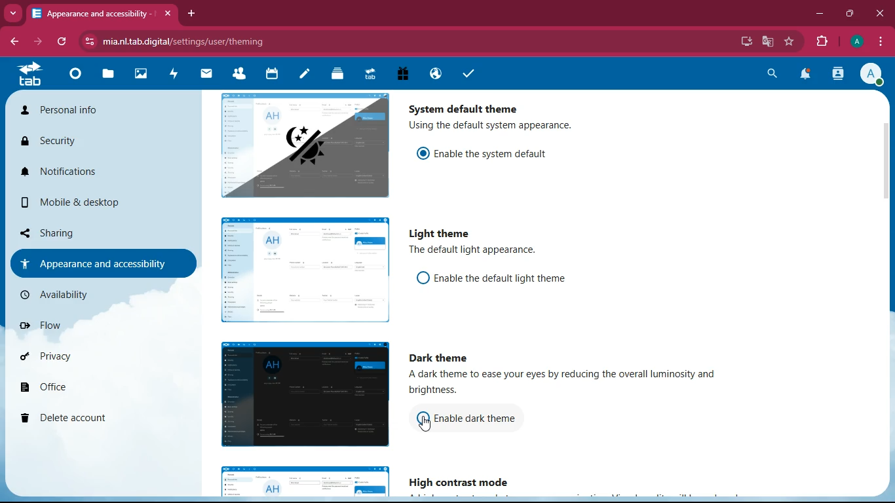 This screenshot has height=503, width=895. What do you see at coordinates (337, 75) in the screenshot?
I see `layers` at bounding box center [337, 75].